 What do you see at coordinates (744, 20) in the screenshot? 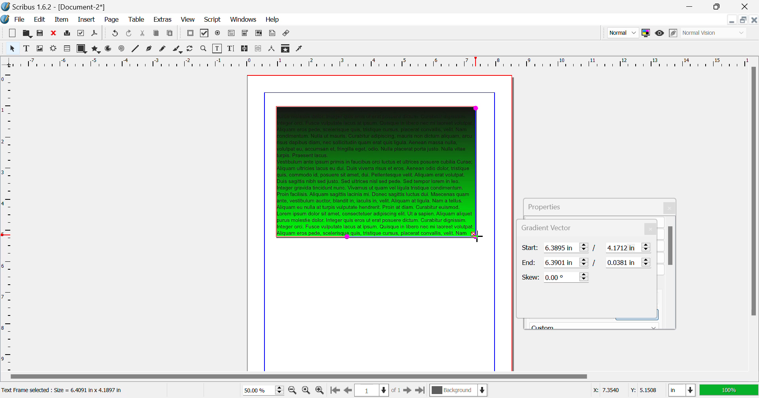
I see `Minimize` at bounding box center [744, 20].